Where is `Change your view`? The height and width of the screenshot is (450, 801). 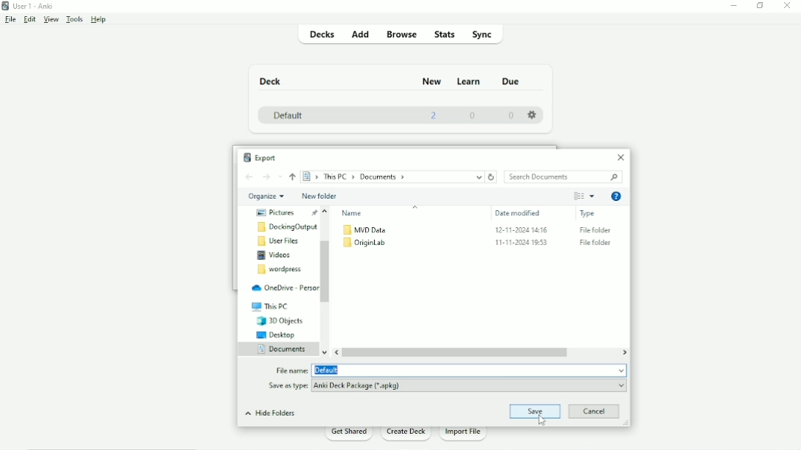
Change your view is located at coordinates (575, 196).